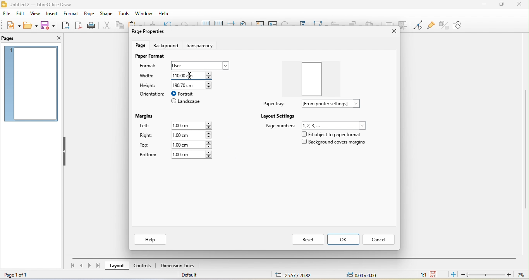 This screenshot has height=280, width=529. What do you see at coordinates (12, 38) in the screenshot?
I see `pages` at bounding box center [12, 38].